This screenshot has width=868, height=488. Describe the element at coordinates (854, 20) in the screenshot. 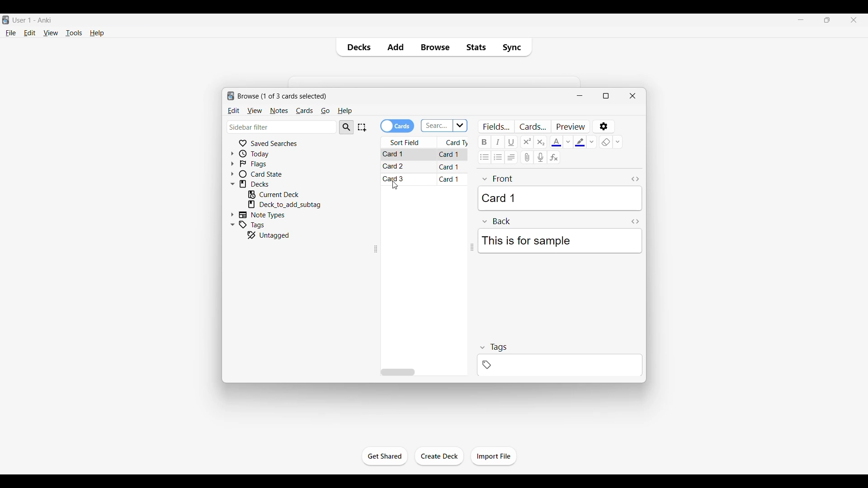

I see `Close interface` at that location.